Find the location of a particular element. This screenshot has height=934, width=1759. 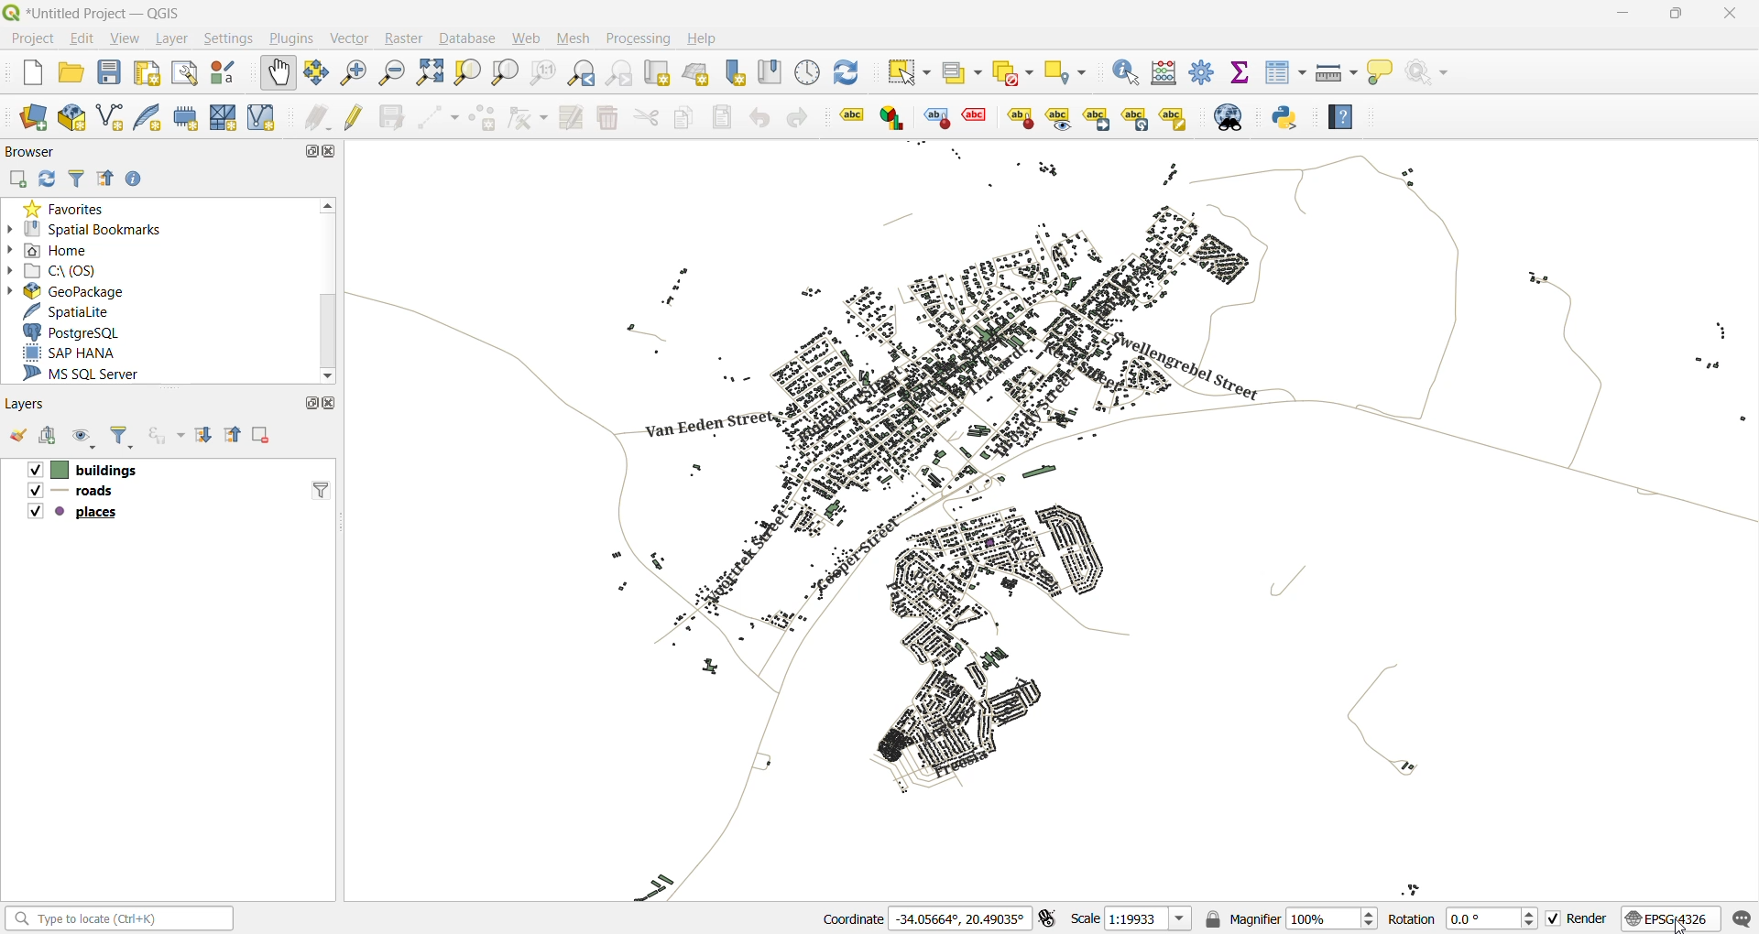

redo is located at coordinates (803, 118).